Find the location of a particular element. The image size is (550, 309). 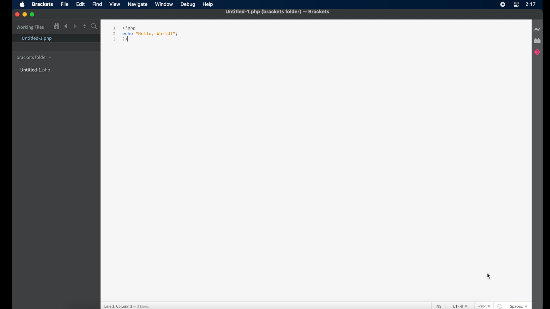

close is located at coordinates (17, 14).